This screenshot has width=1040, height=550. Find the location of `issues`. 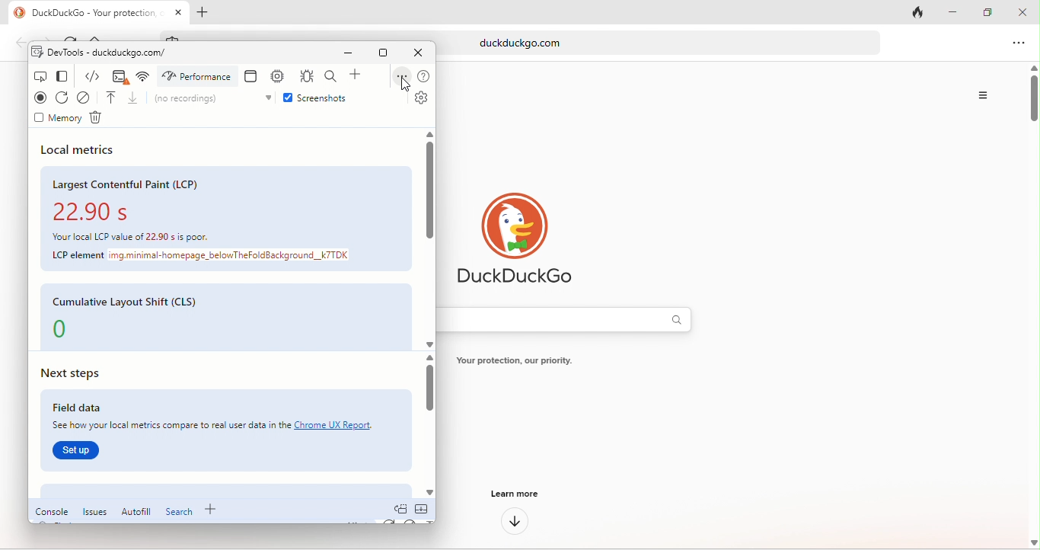

issues is located at coordinates (94, 508).